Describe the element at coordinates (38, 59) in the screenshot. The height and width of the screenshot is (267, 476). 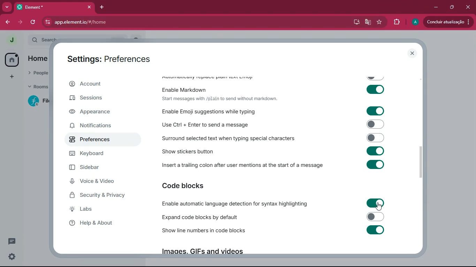
I see `home` at that location.